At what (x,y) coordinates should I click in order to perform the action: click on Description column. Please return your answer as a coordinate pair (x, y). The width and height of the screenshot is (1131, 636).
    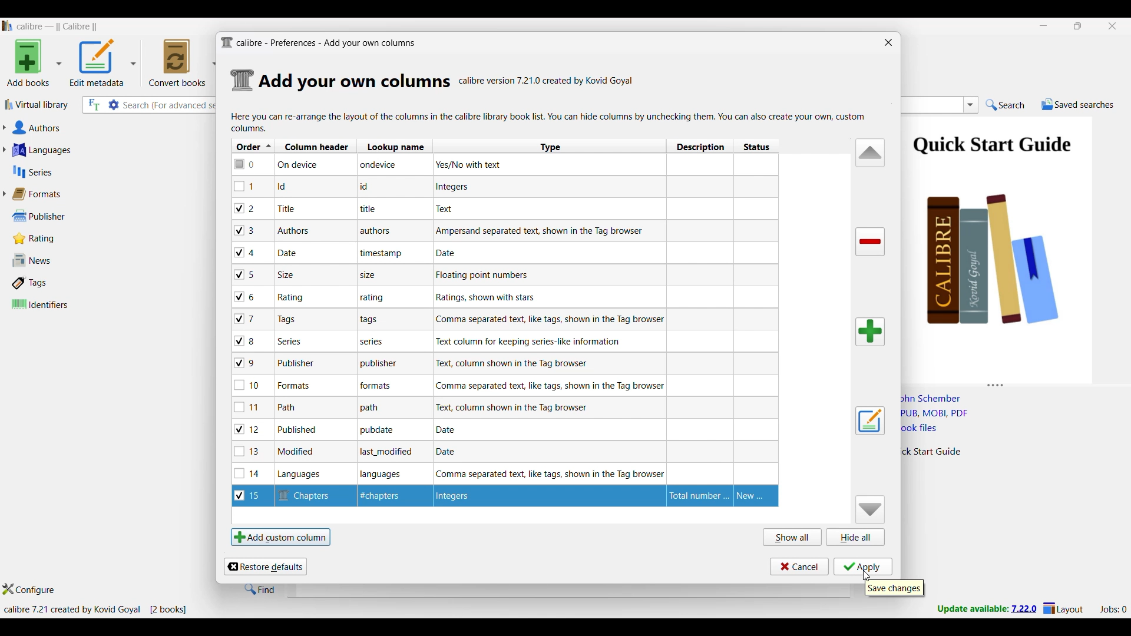
    Looking at the image, I should click on (700, 145).